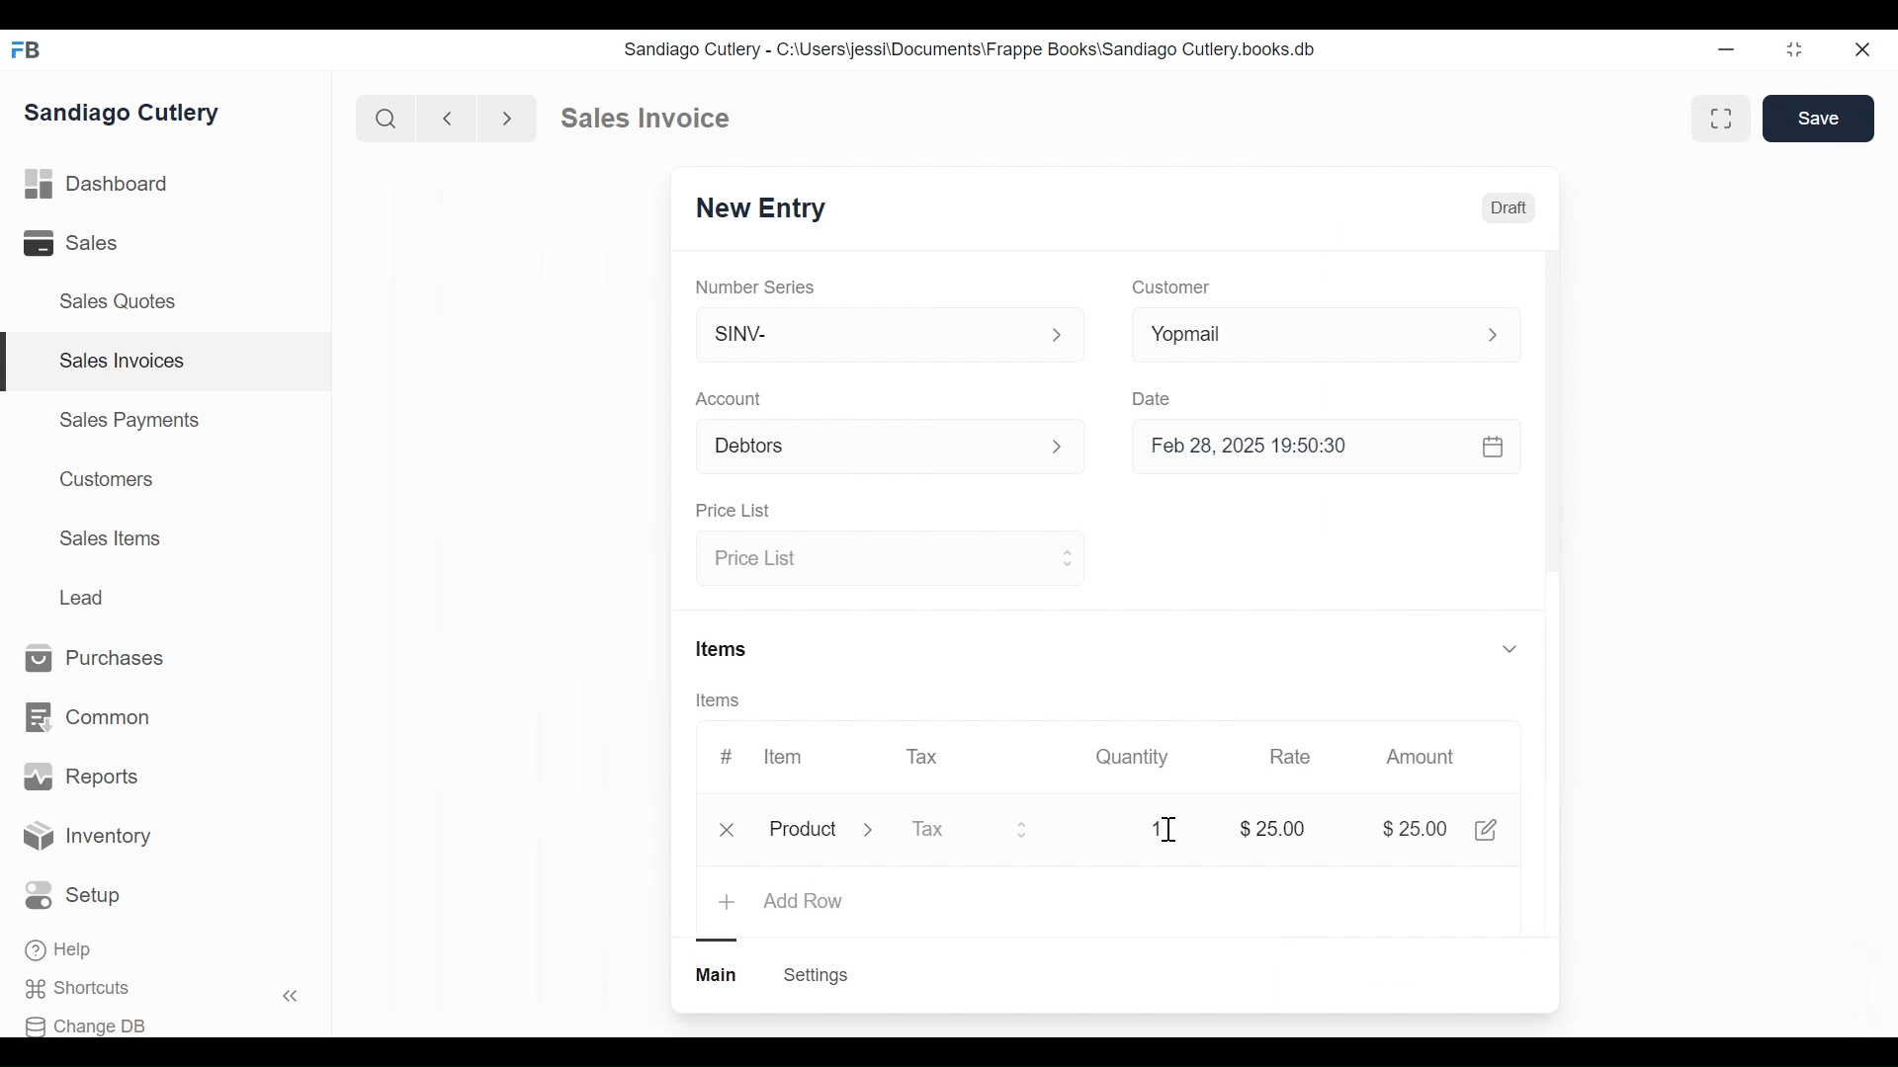 This screenshot has width=1898, height=1067. What do you see at coordinates (125, 302) in the screenshot?
I see `Sales Quotes` at bounding box center [125, 302].